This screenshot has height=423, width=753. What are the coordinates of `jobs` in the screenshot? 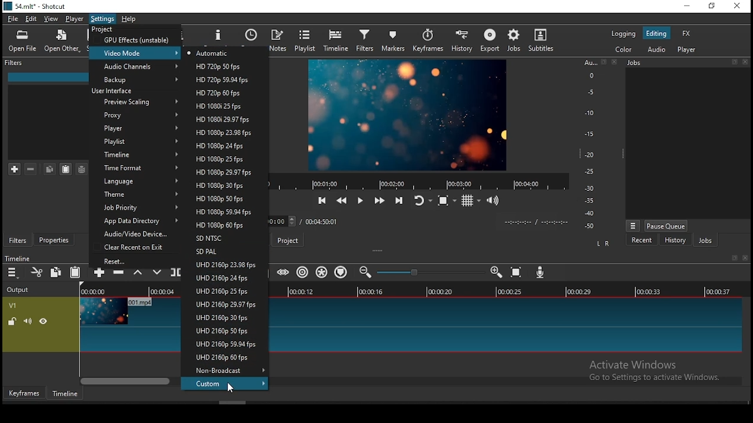 It's located at (635, 62).